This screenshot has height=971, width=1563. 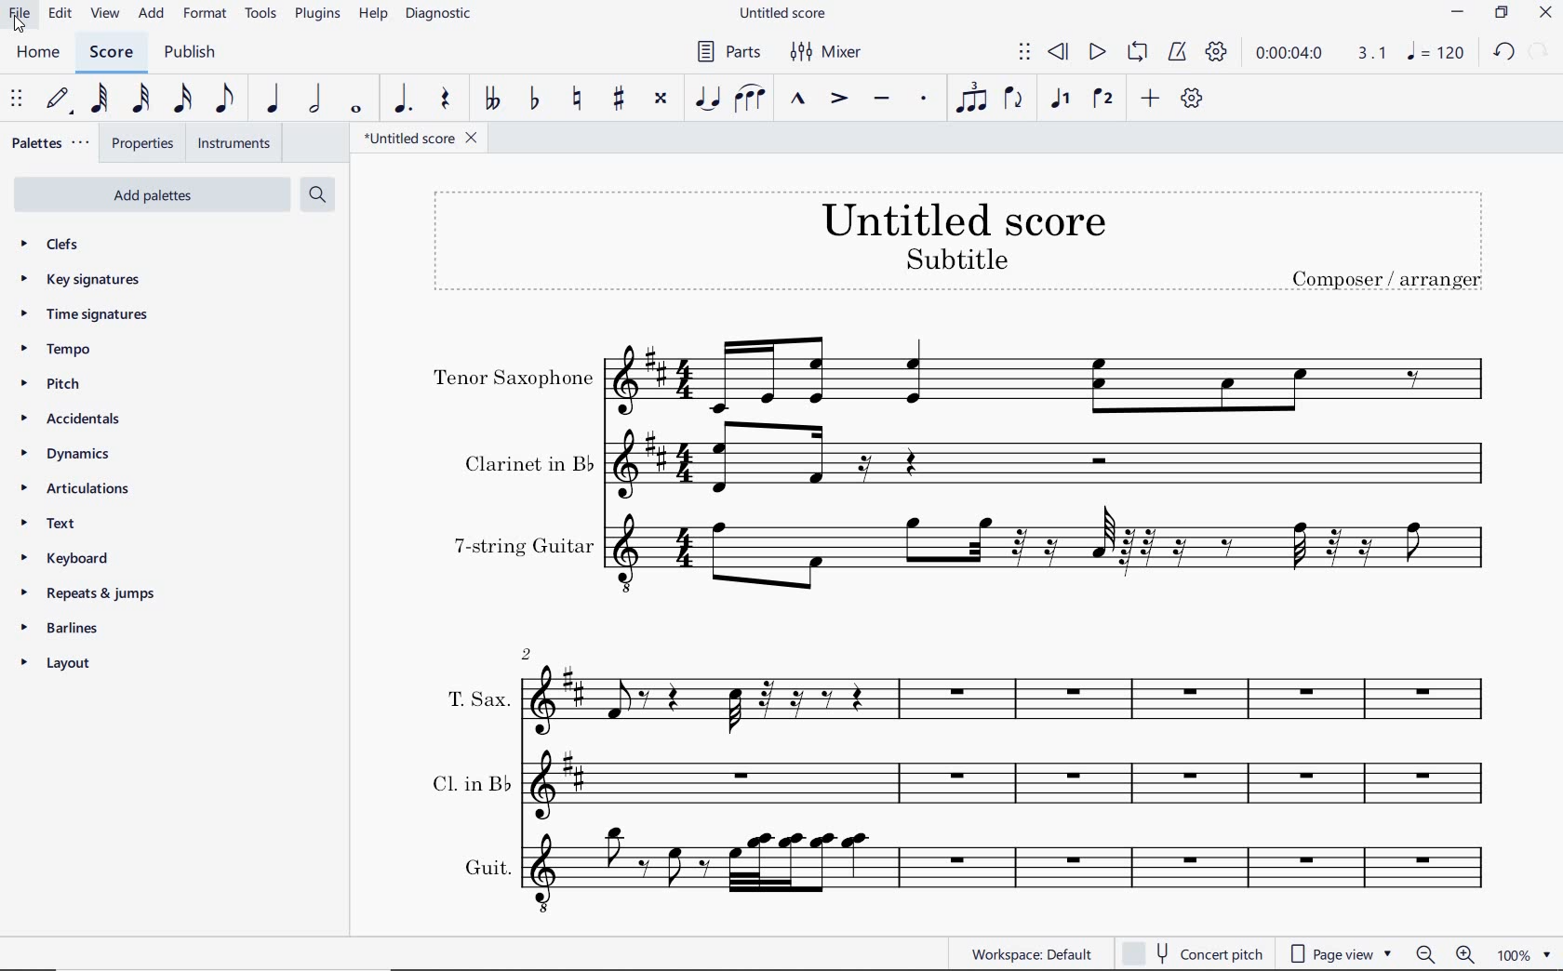 What do you see at coordinates (92, 593) in the screenshot?
I see `repeats & jumps` at bounding box center [92, 593].